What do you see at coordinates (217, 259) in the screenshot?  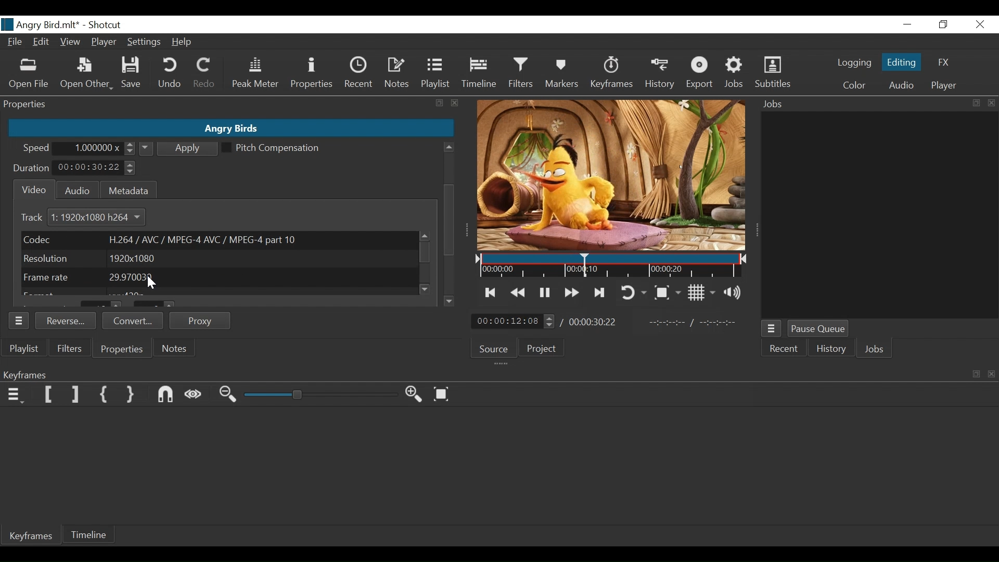 I see `Resolution` at bounding box center [217, 259].